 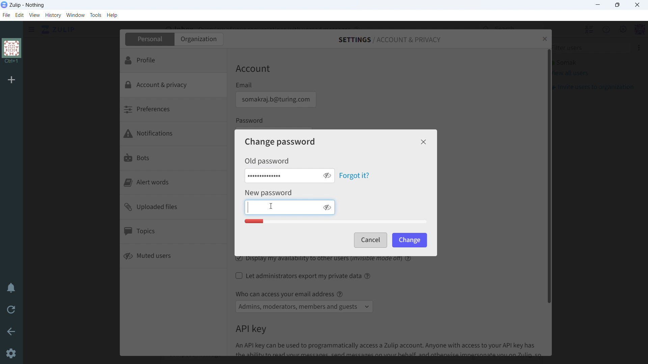 I want to click on Password quaity, so click(x=336, y=222).